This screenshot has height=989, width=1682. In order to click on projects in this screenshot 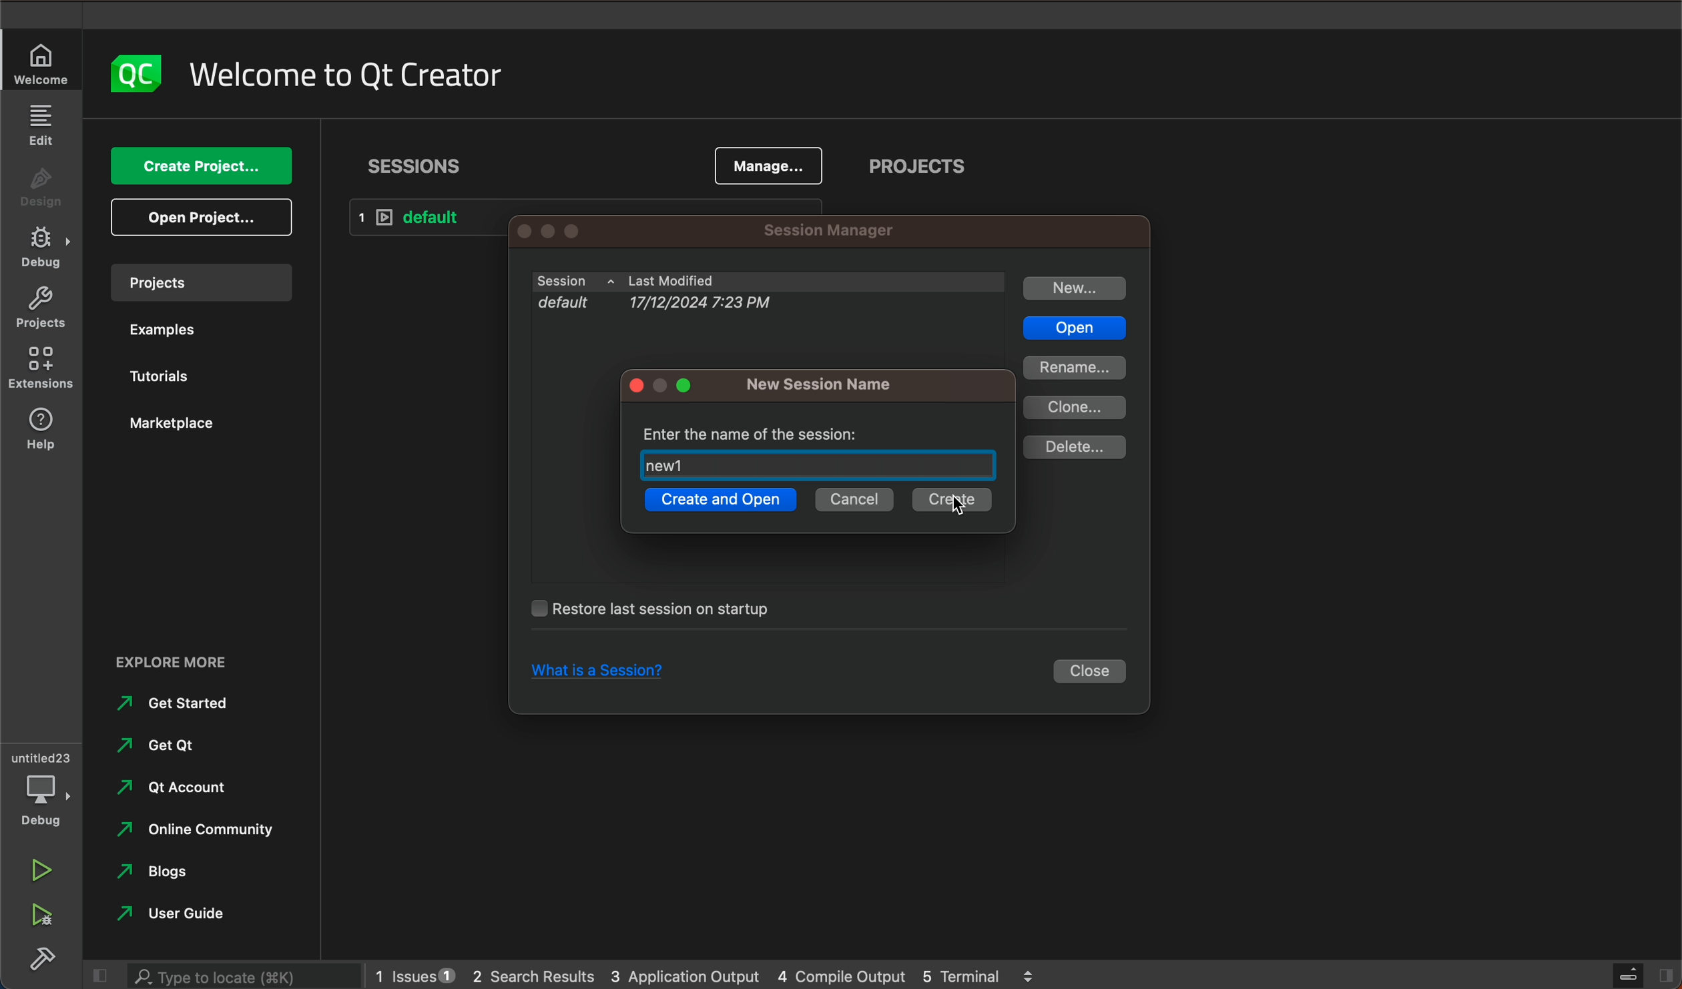, I will do `click(919, 170)`.